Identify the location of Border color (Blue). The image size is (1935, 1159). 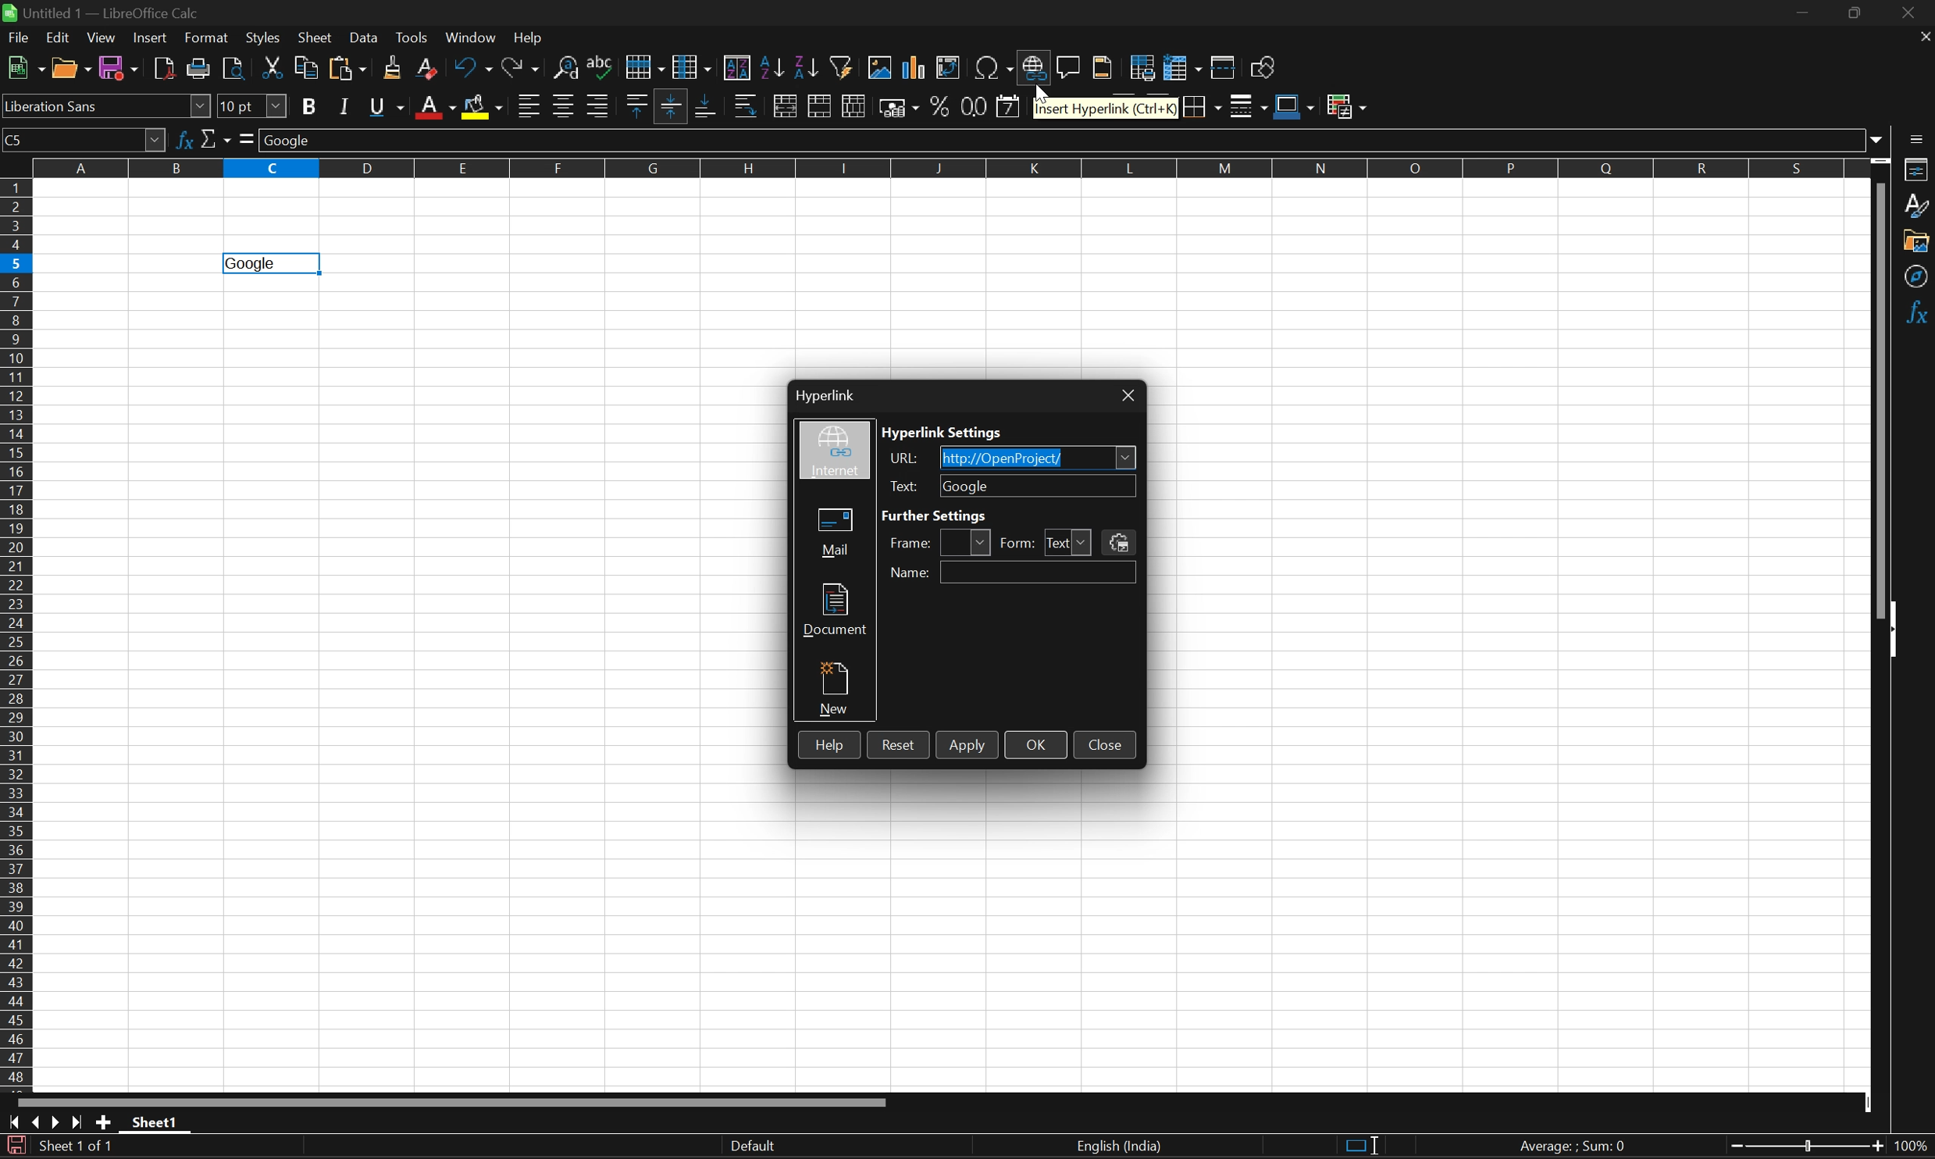
(1297, 106).